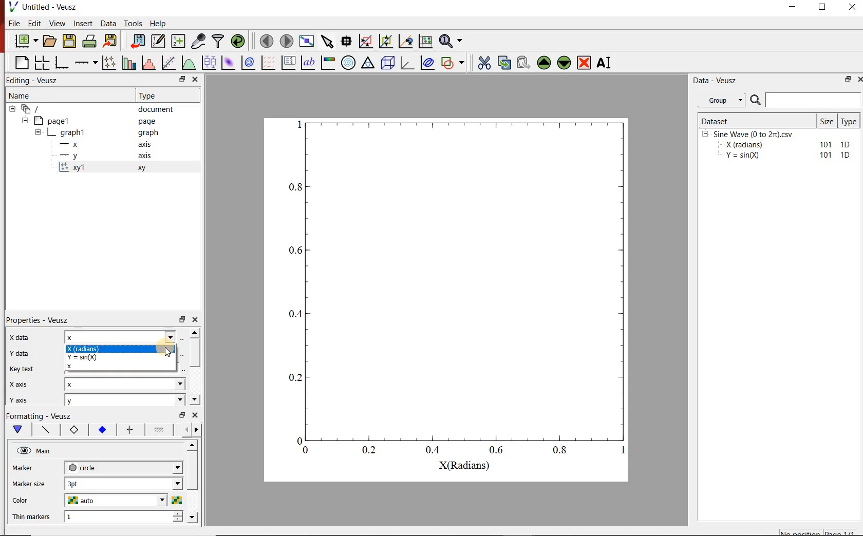 The height and width of the screenshot is (536, 863). I want to click on Dataset, so click(756, 120).